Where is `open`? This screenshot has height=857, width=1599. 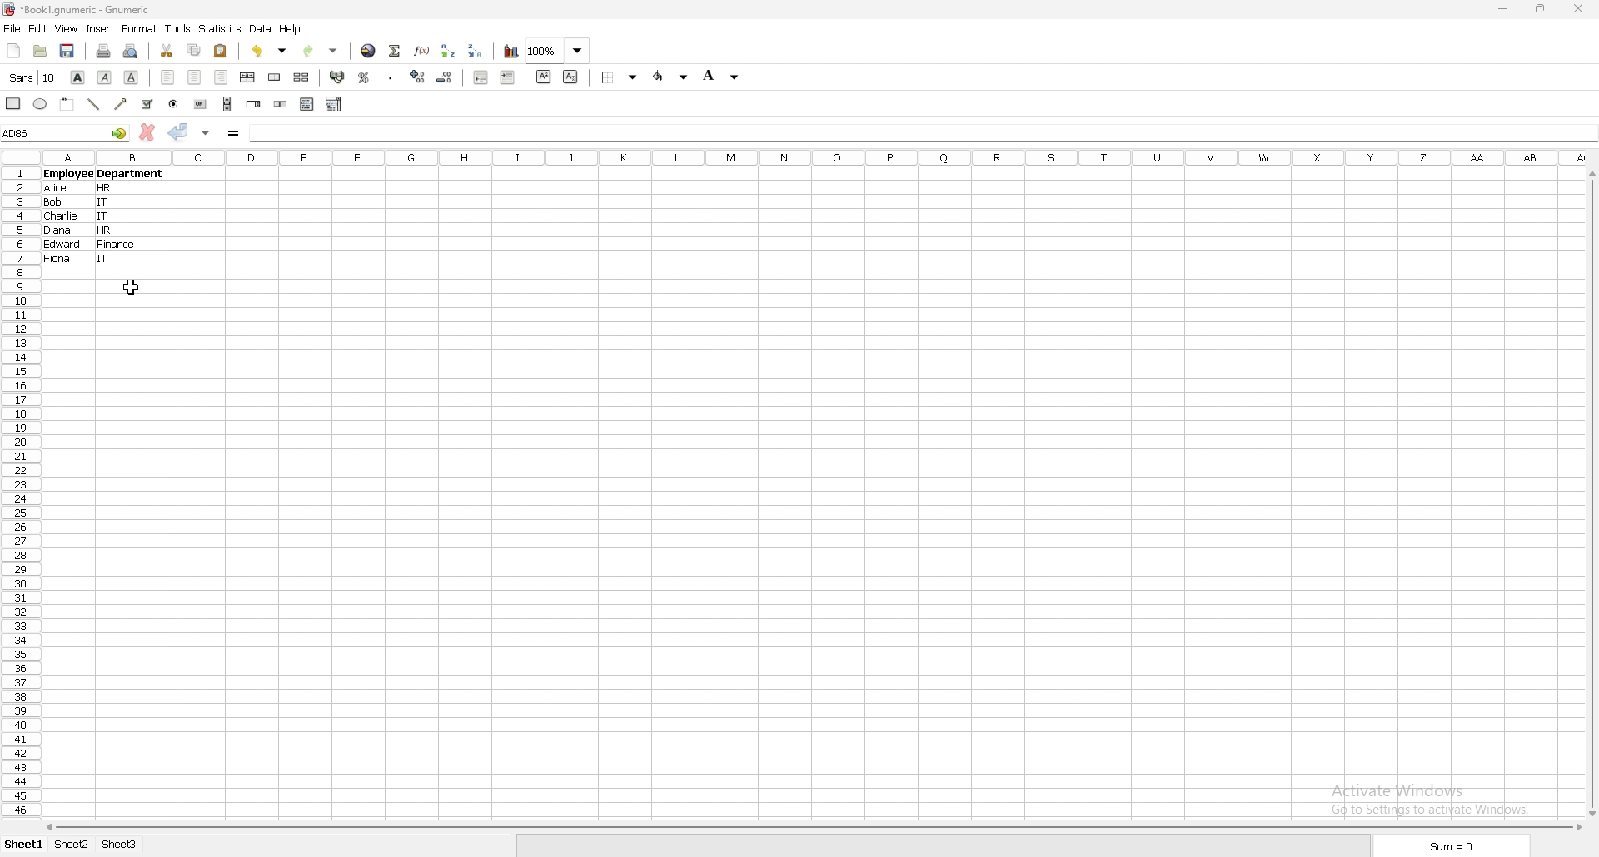
open is located at coordinates (39, 51).